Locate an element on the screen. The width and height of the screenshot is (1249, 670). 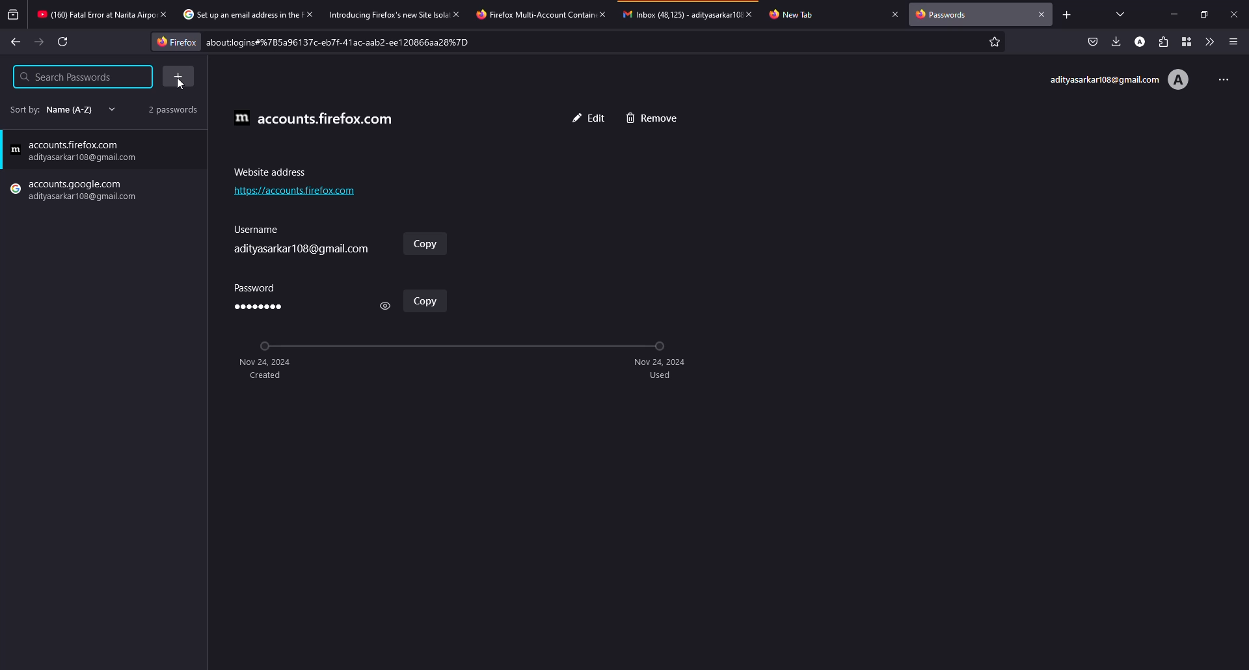
see is located at coordinates (380, 303).